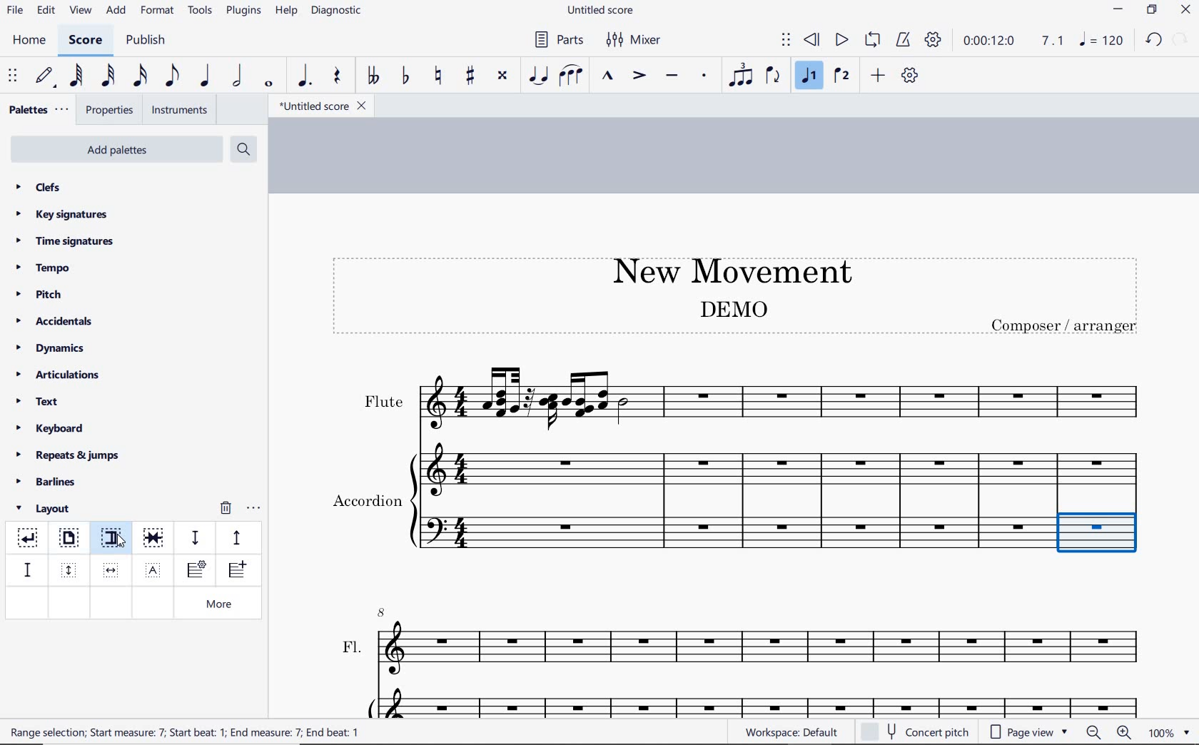 The height and width of the screenshot is (745, 1199). Describe the element at coordinates (935, 39) in the screenshot. I see `playback settings` at that location.